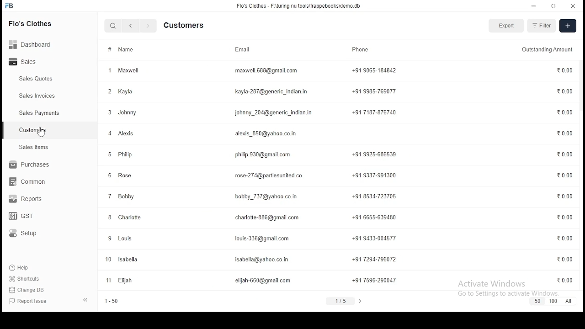  Describe the element at coordinates (537, 302) in the screenshot. I see `50` at that location.